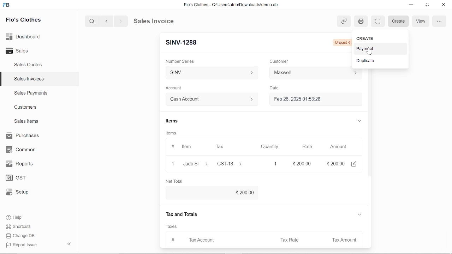  What do you see at coordinates (341, 42) in the screenshot?
I see `Unpaid 236.00` at bounding box center [341, 42].